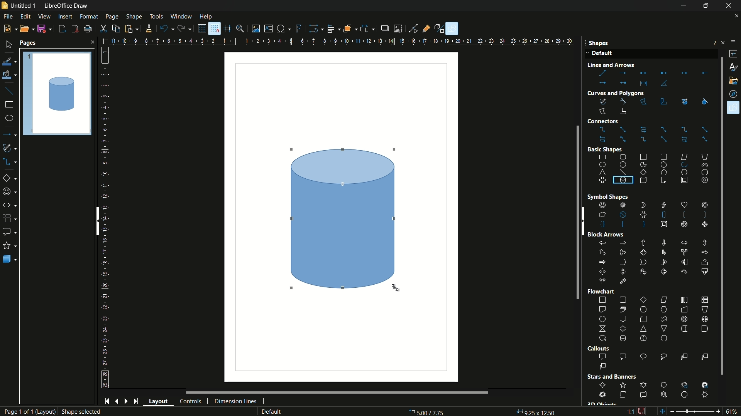 This screenshot has height=416, width=741. Describe the element at coordinates (9, 231) in the screenshot. I see `callout shapes` at that location.